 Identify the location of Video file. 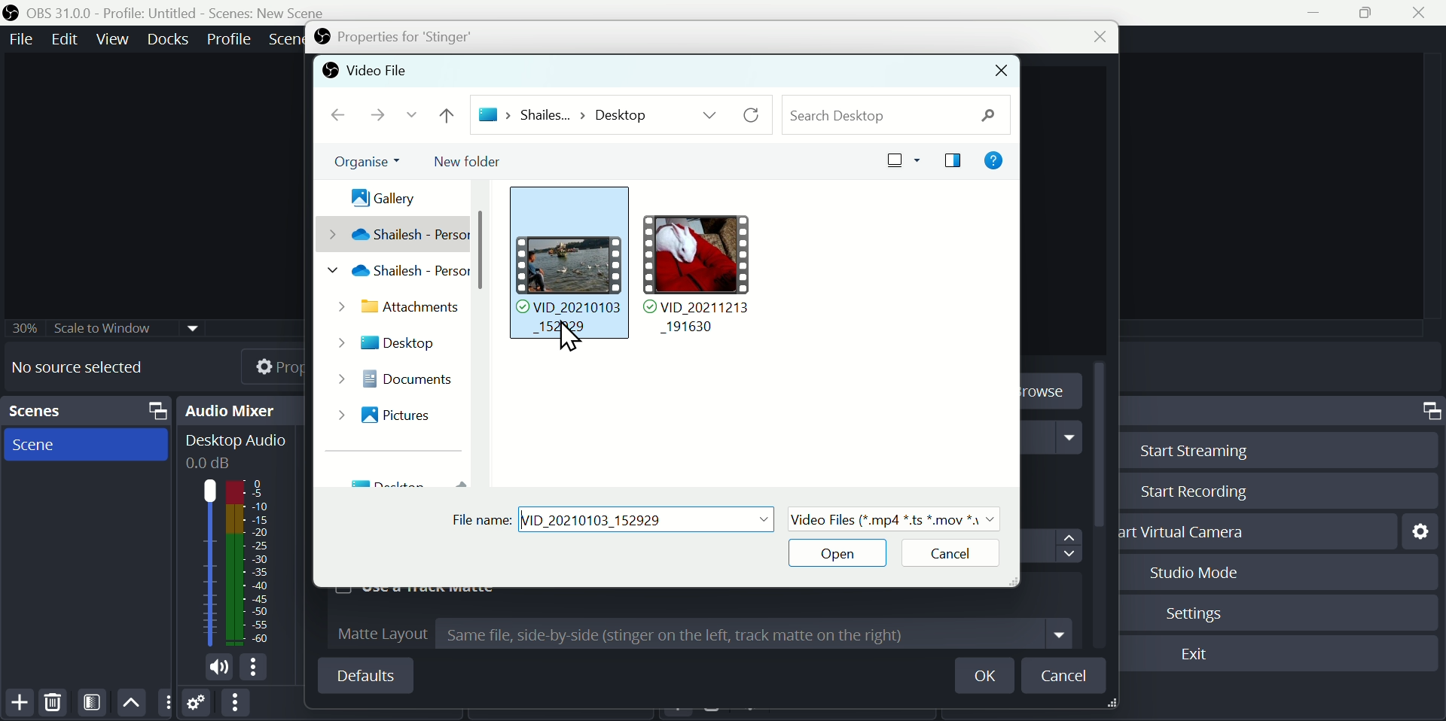
(365, 72).